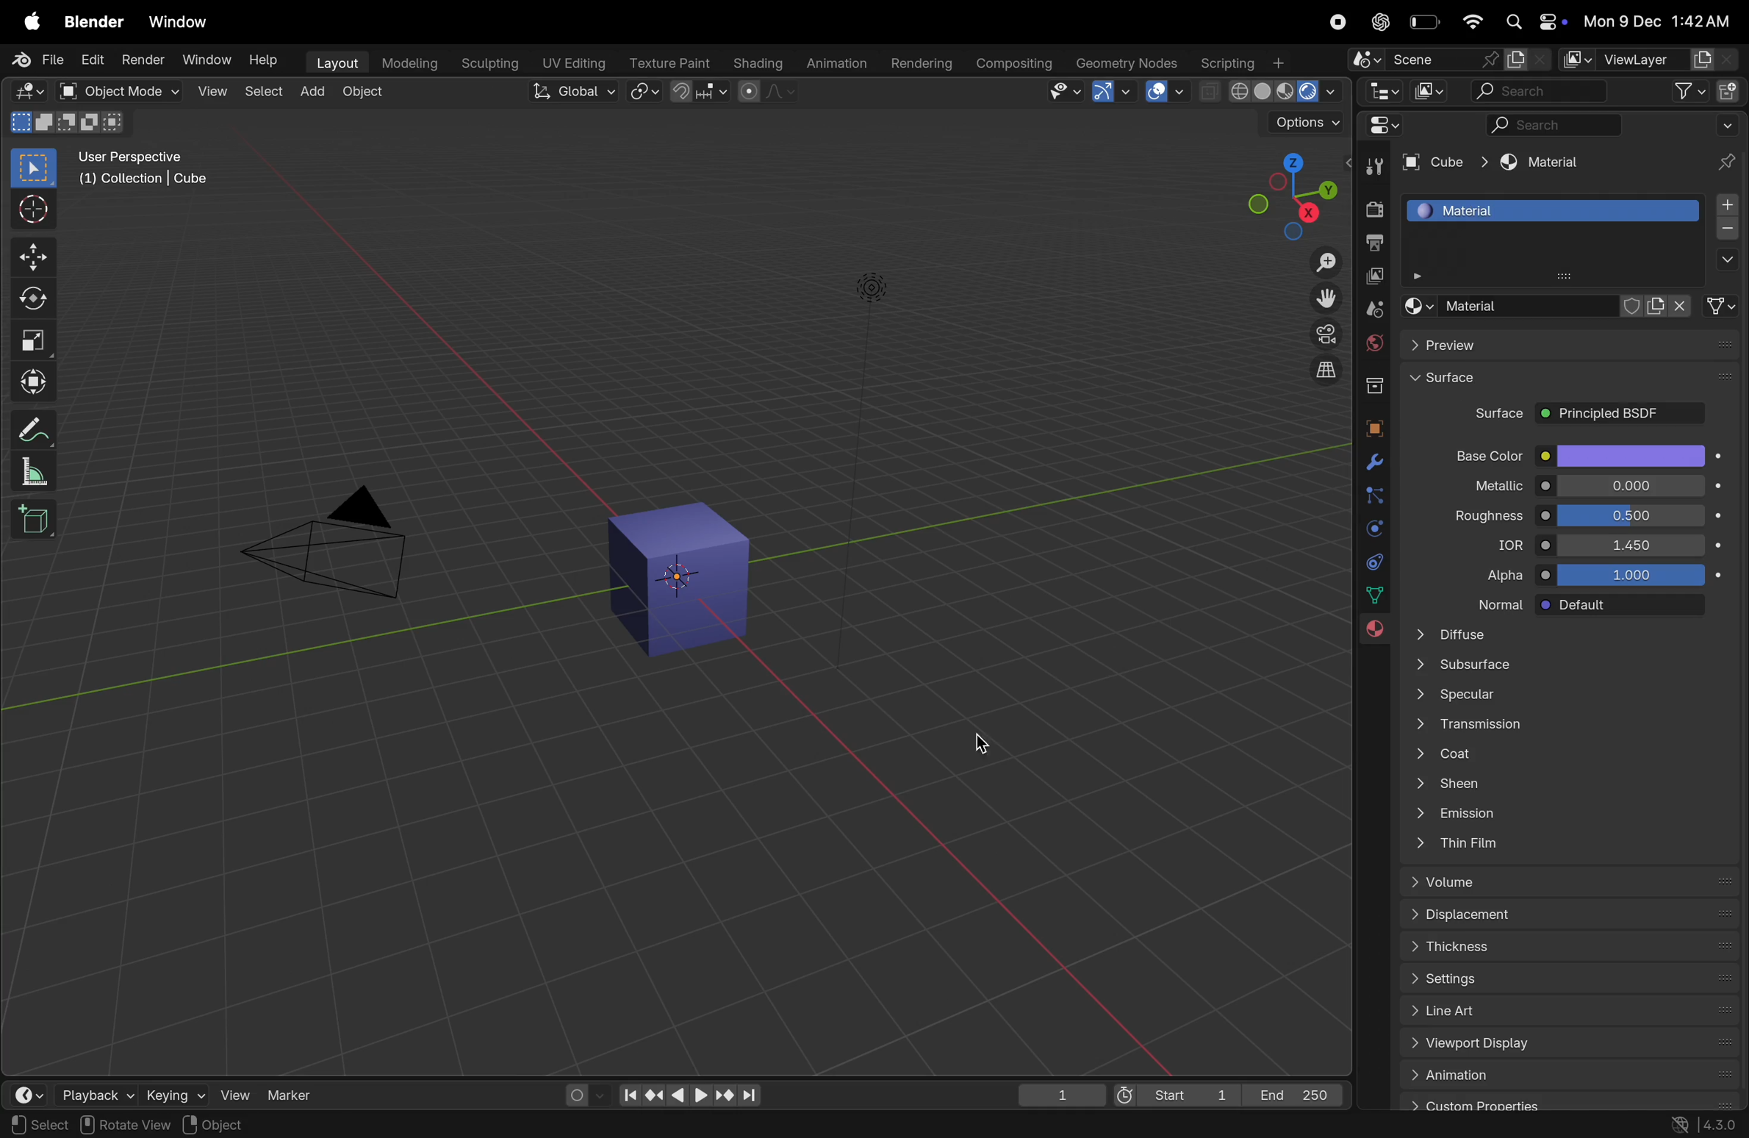 The height and width of the screenshot is (1138, 1749). Describe the element at coordinates (1327, 370) in the screenshot. I see `orthographic projection` at that location.